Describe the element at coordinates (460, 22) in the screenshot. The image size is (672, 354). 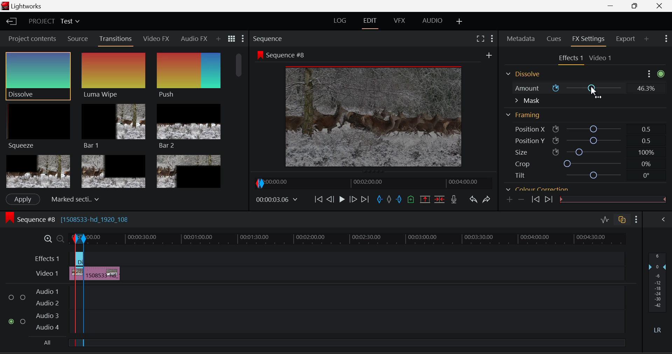
I see `Add Layout` at that location.